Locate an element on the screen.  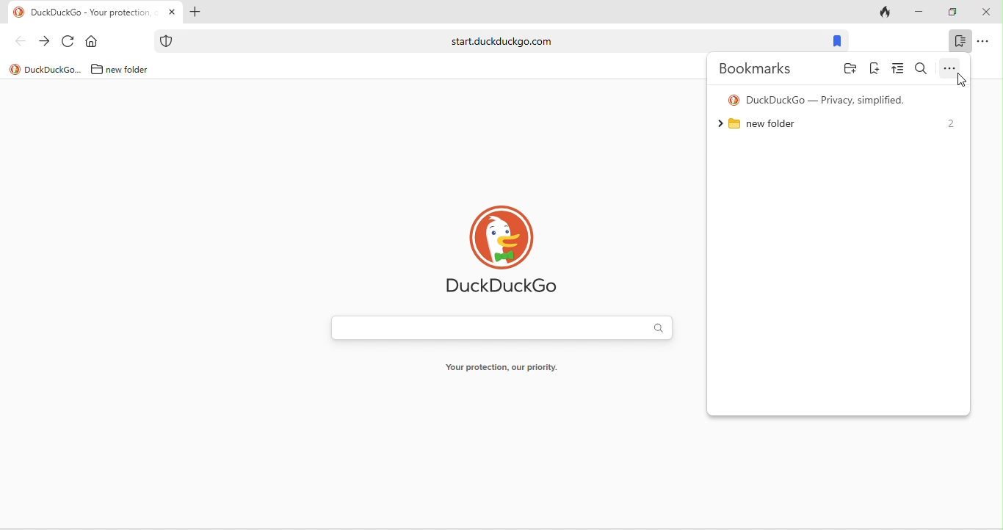
weblink is located at coordinates (488, 41).